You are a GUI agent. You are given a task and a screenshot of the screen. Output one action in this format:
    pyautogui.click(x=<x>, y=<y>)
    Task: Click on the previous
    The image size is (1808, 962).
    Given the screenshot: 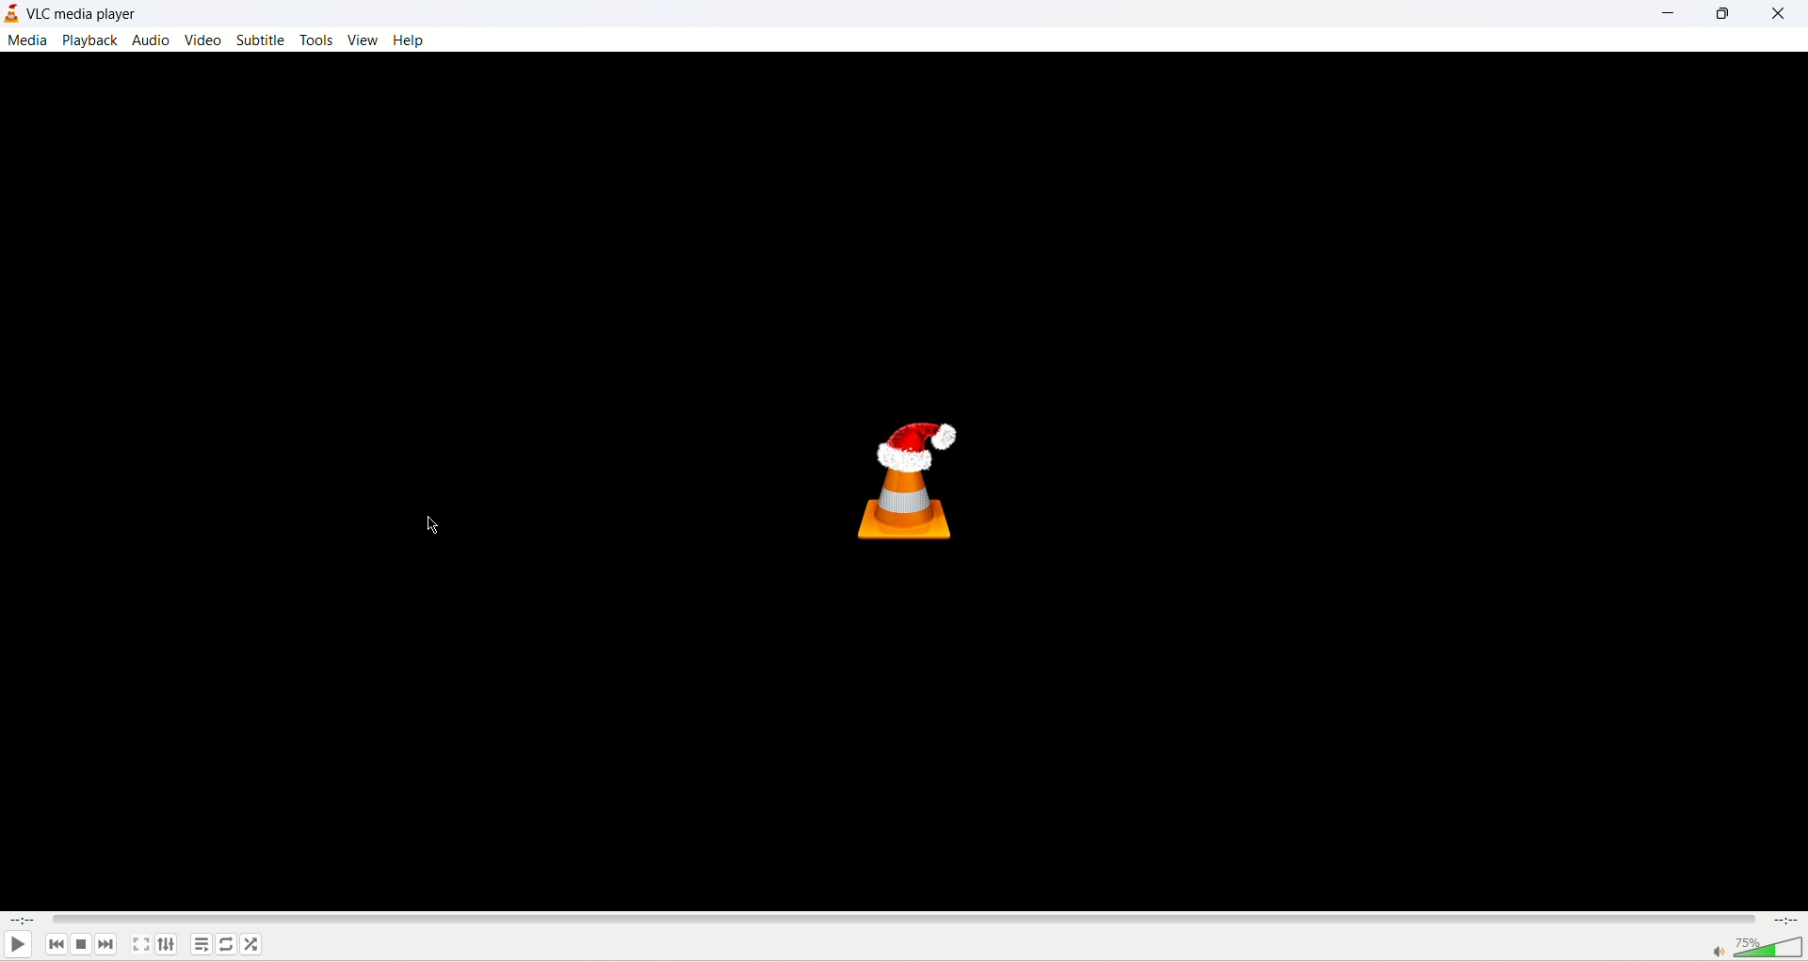 What is the action you would take?
    pyautogui.click(x=56, y=942)
    